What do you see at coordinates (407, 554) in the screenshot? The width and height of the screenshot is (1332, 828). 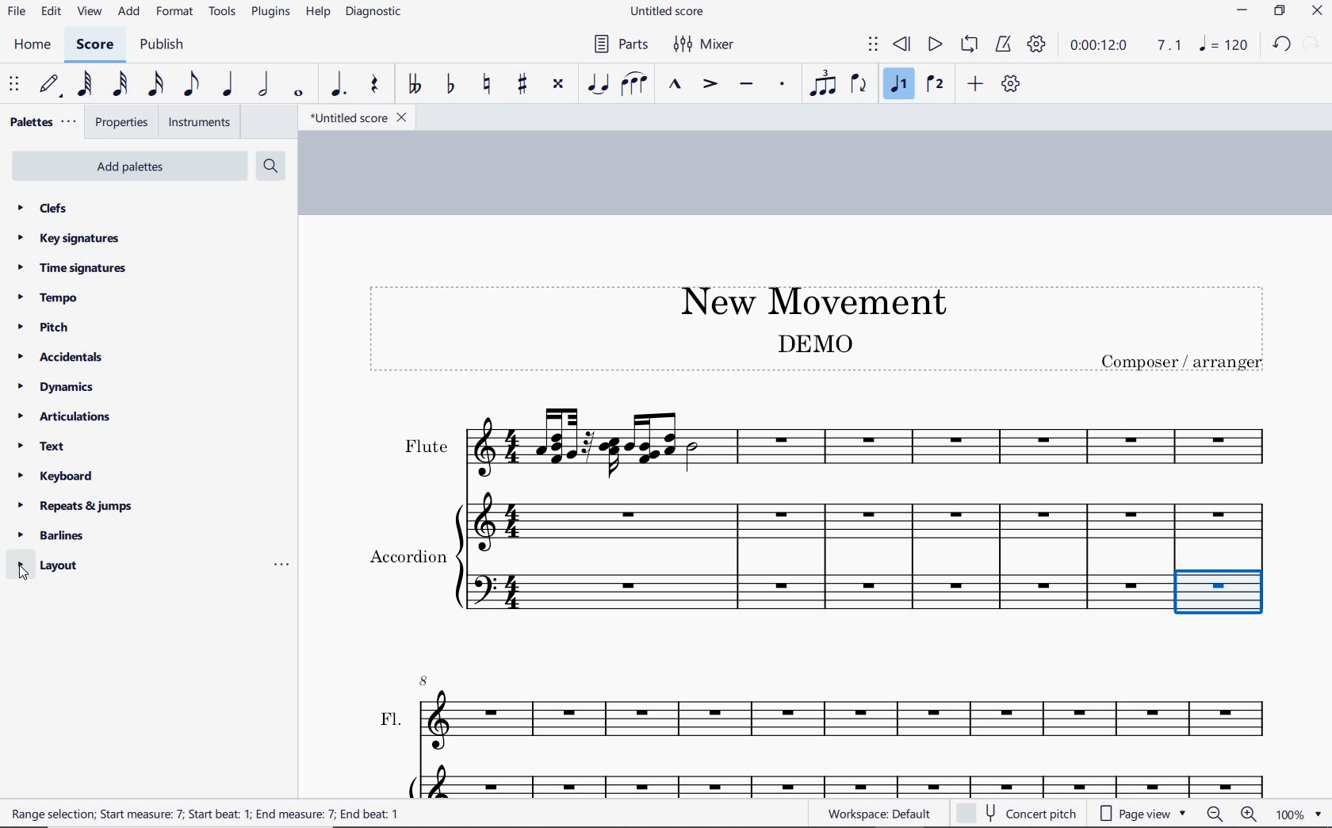 I see `text` at bounding box center [407, 554].